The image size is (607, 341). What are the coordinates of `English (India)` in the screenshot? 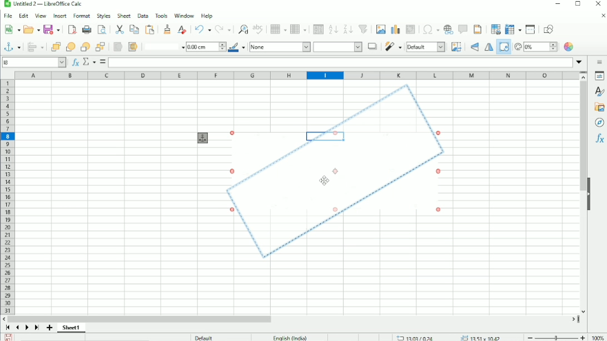 It's located at (289, 337).